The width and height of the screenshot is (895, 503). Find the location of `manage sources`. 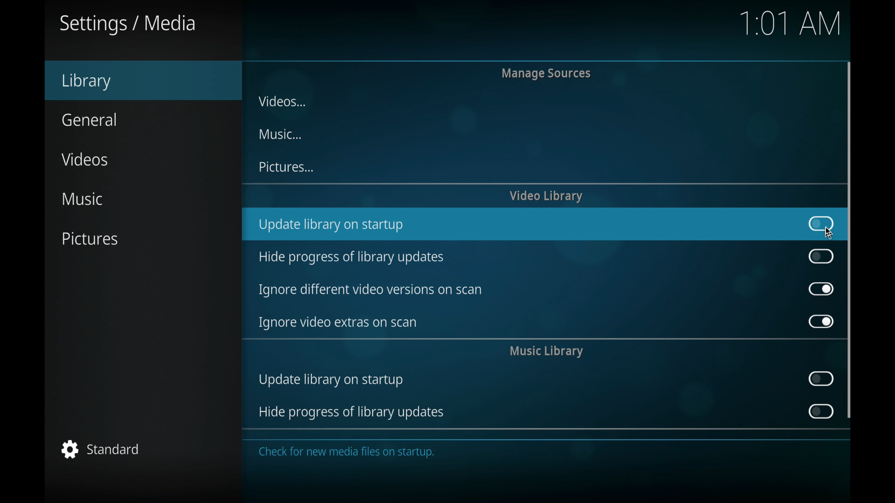

manage sources is located at coordinates (546, 73).